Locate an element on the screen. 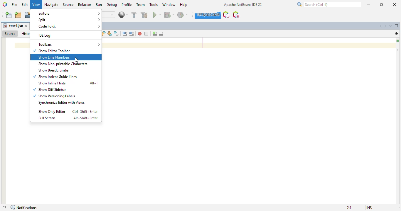 The width and height of the screenshot is (401, 211). editors is located at coordinates (68, 13).